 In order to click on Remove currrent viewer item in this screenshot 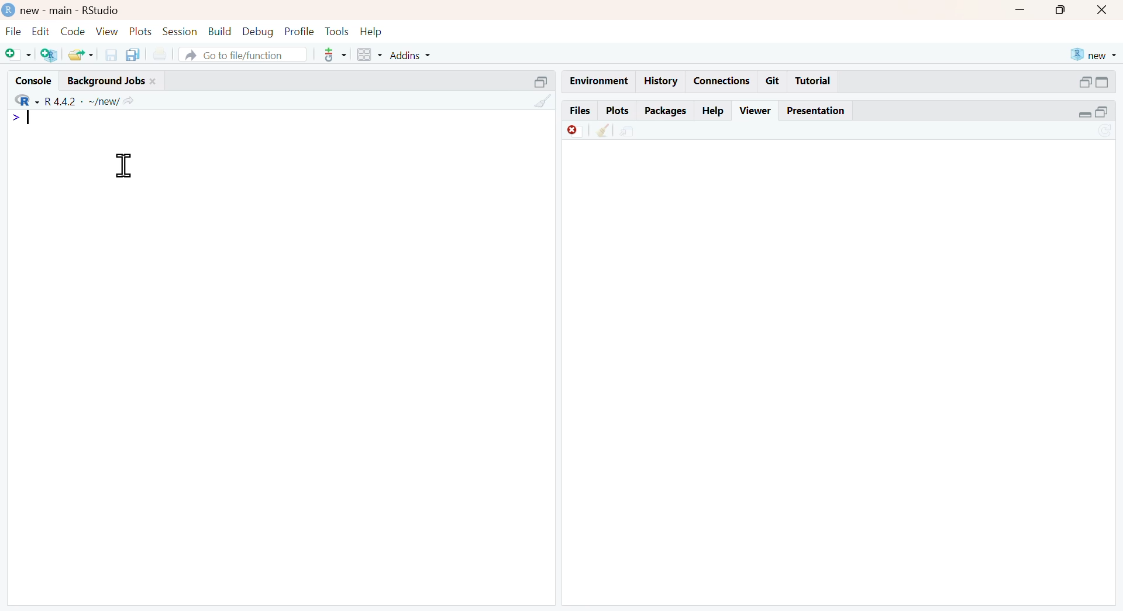, I will do `click(571, 134)`.